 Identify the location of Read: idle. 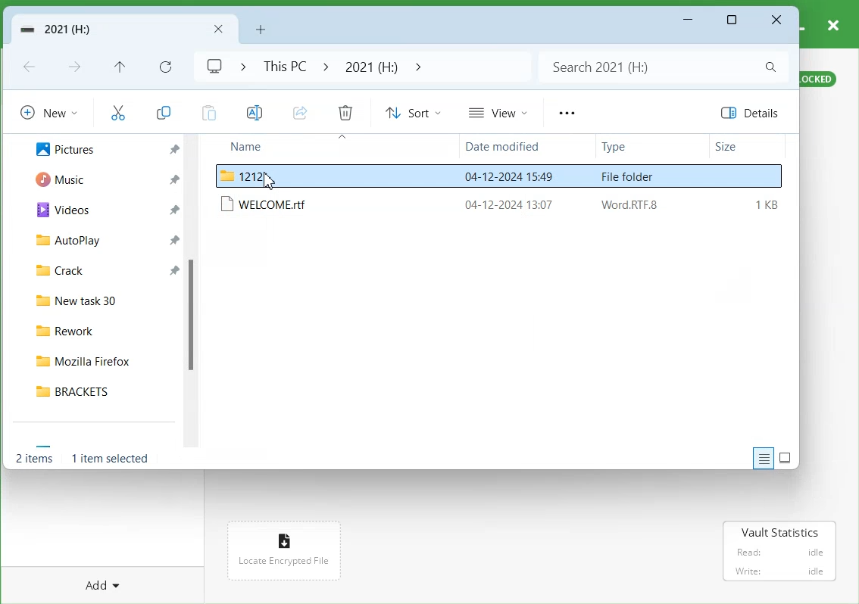
(779, 553).